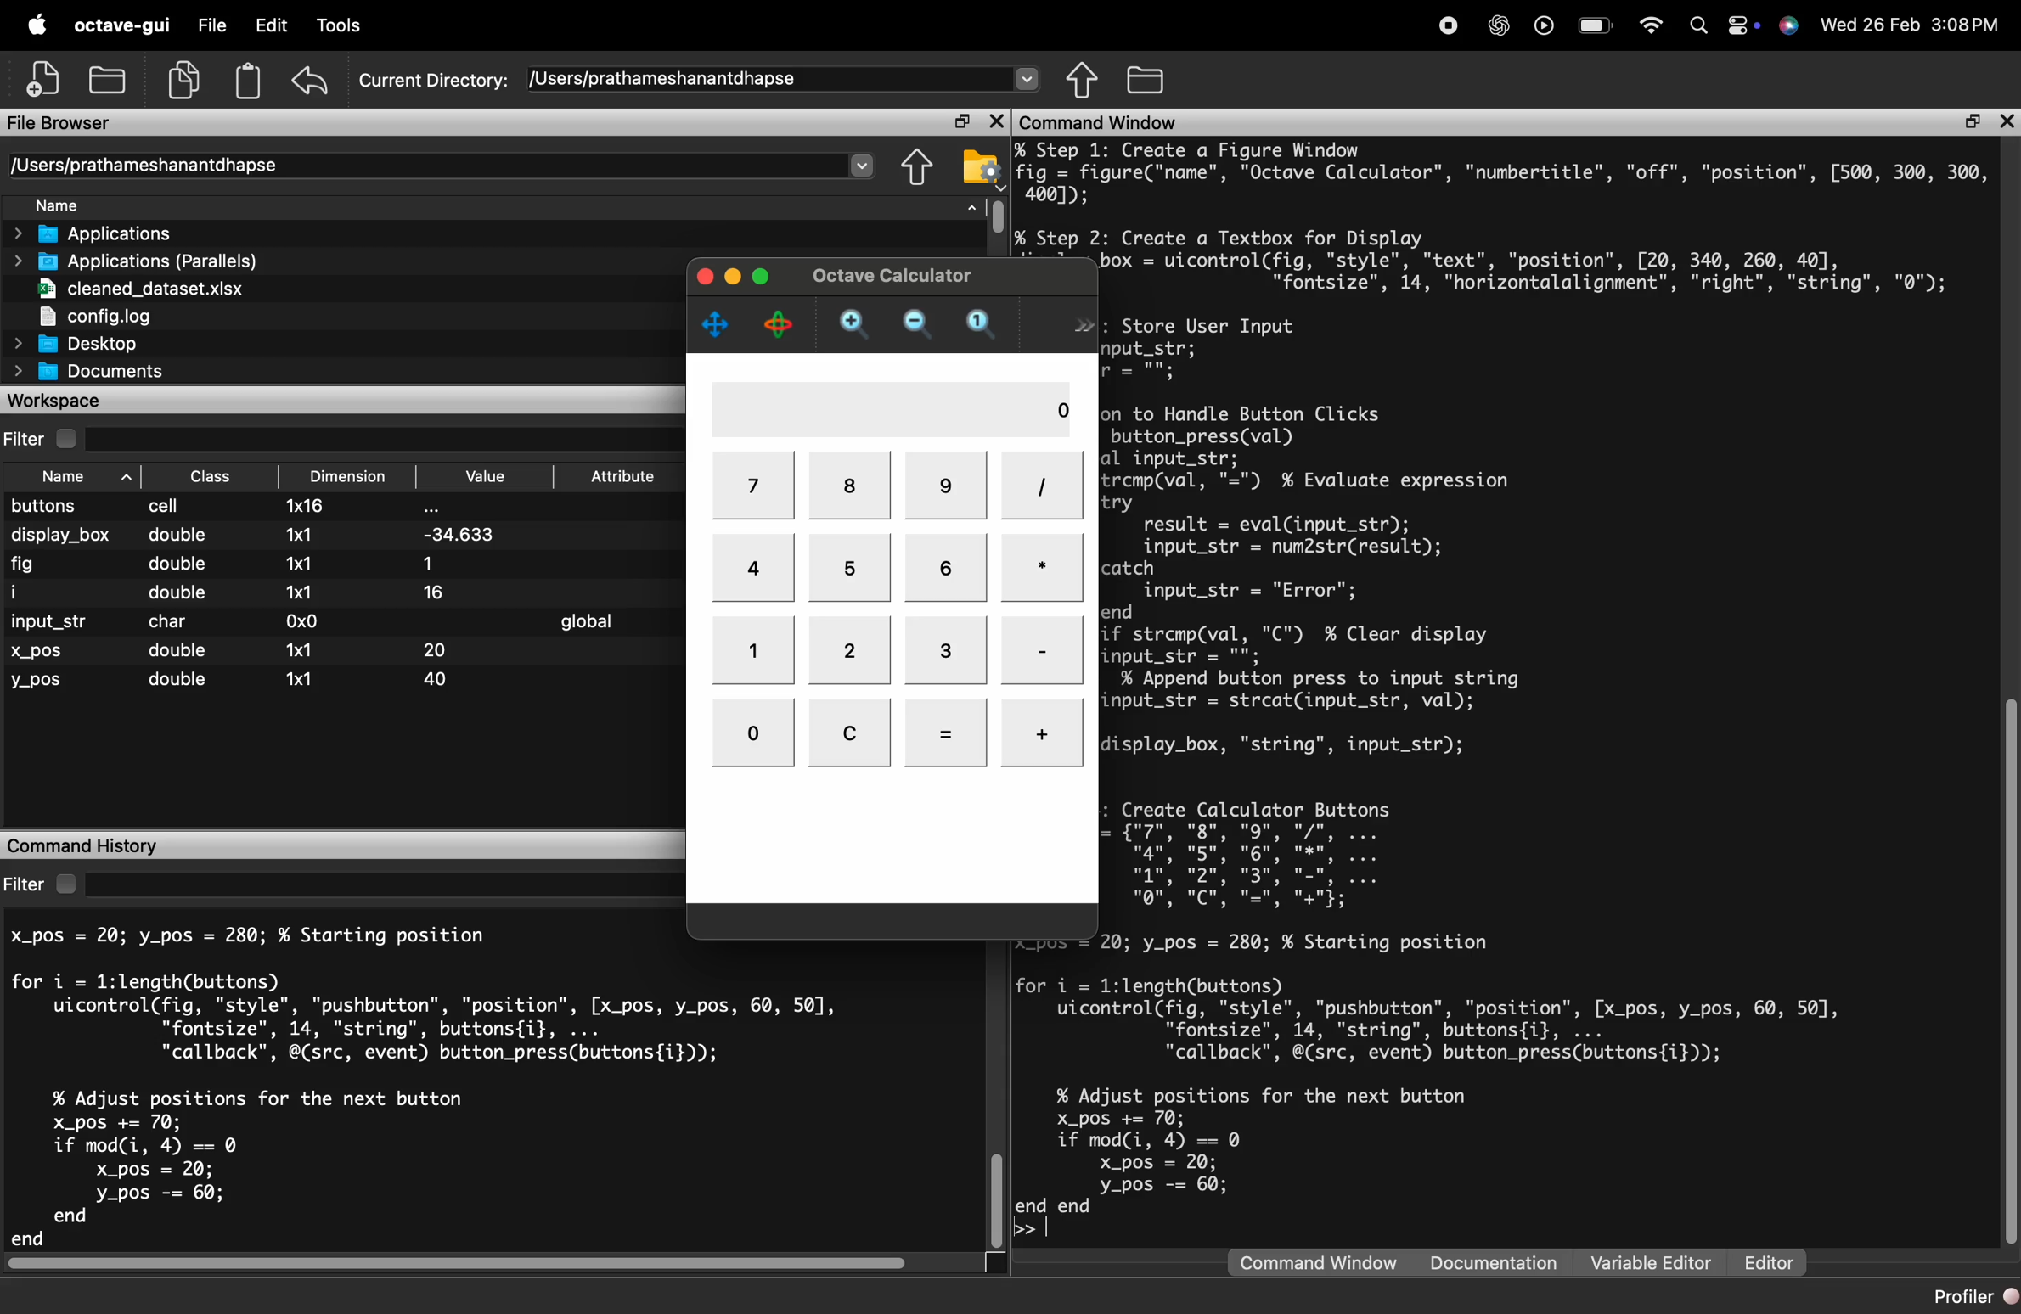 The width and height of the screenshot is (2021, 1314). I want to click on search here, so click(382, 435).